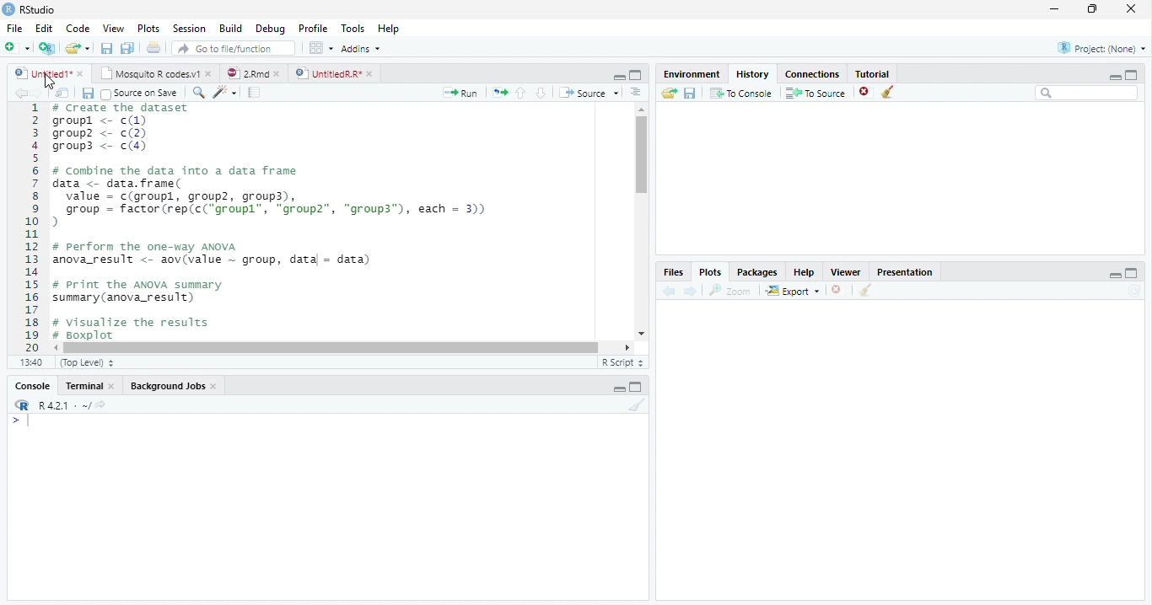 This screenshot has height=605, width=1152. What do you see at coordinates (33, 228) in the screenshot?
I see `1 2 3 4 5 6 7 8 9 10....` at bounding box center [33, 228].